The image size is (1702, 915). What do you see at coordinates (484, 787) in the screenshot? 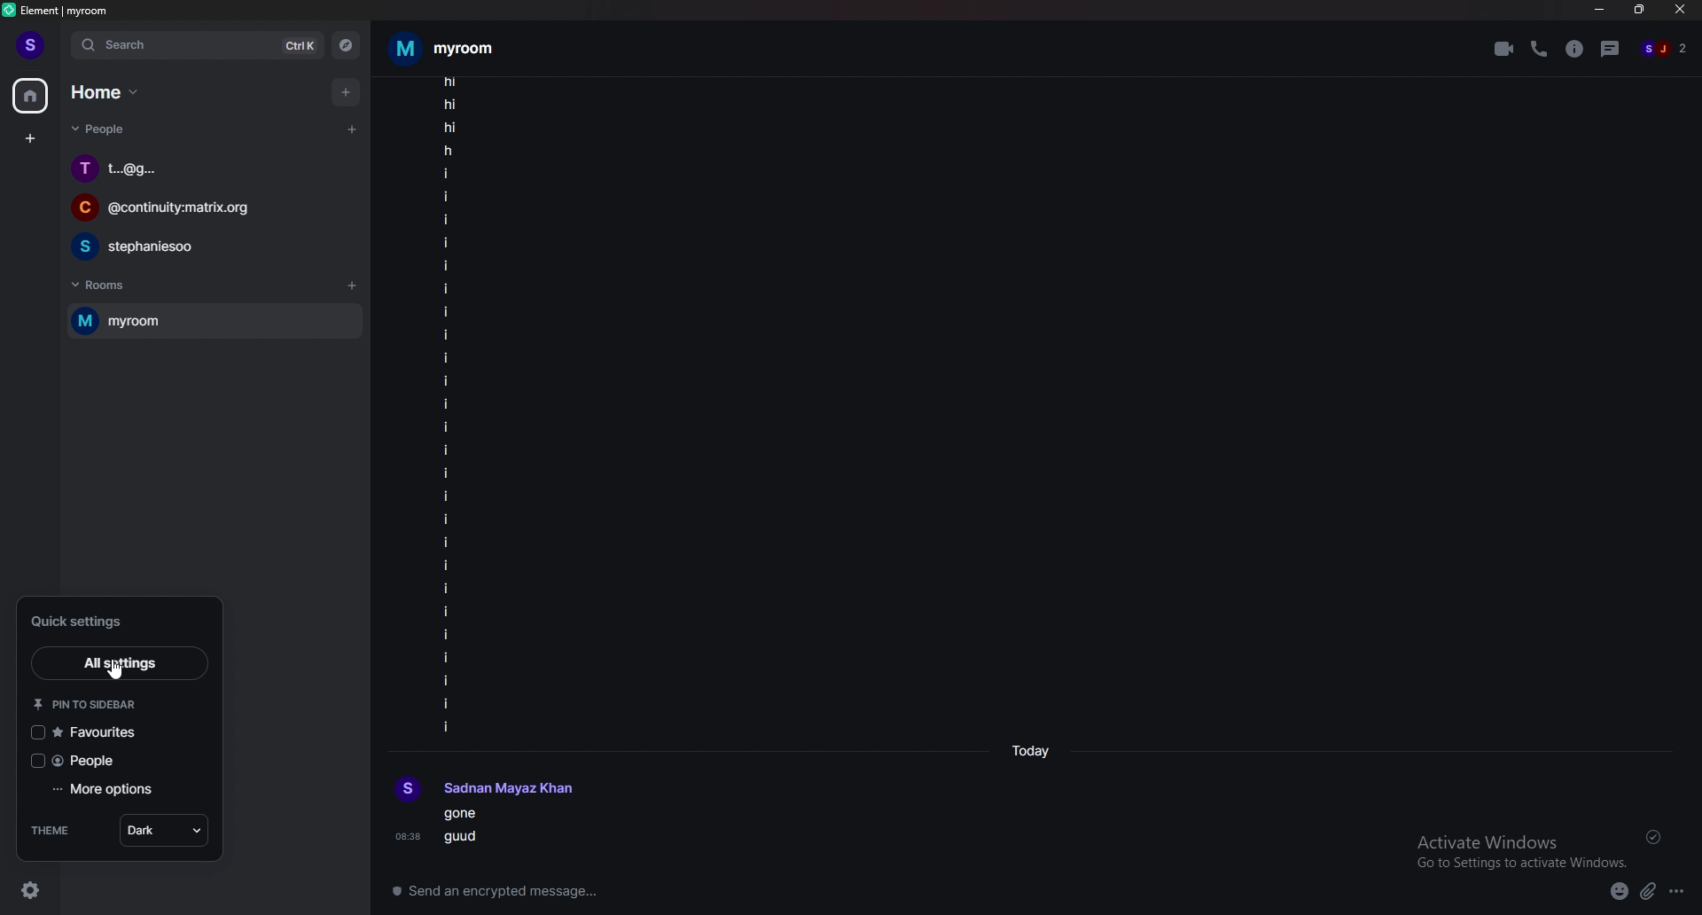
I see `profile` at bounding box center [484, 787].